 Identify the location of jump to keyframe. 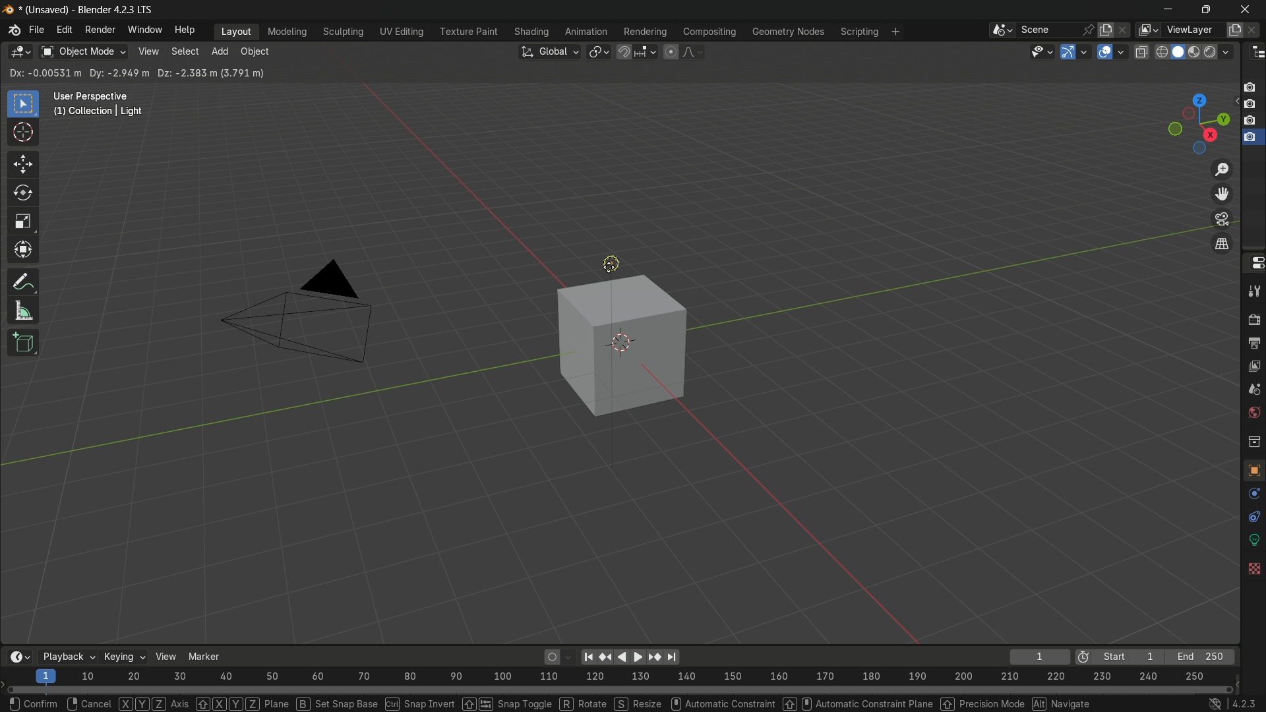
(607, 657).